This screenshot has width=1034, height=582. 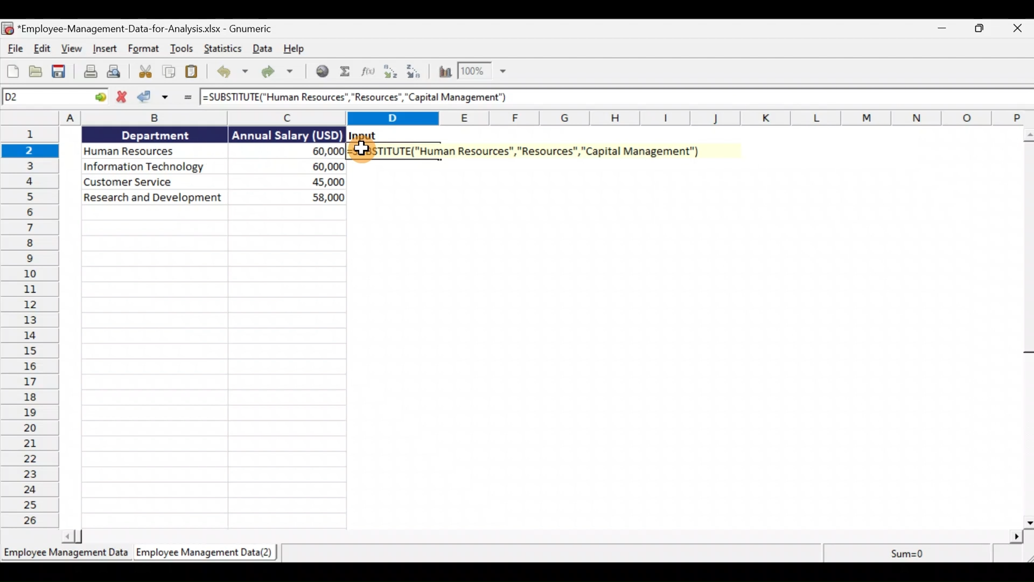 What do you see at coordinates (361, 98) in the screenshot?
I see `=SUBSTITUTE("Human Resources","Resources","Capital Management")` at bounding box center [361, 98].